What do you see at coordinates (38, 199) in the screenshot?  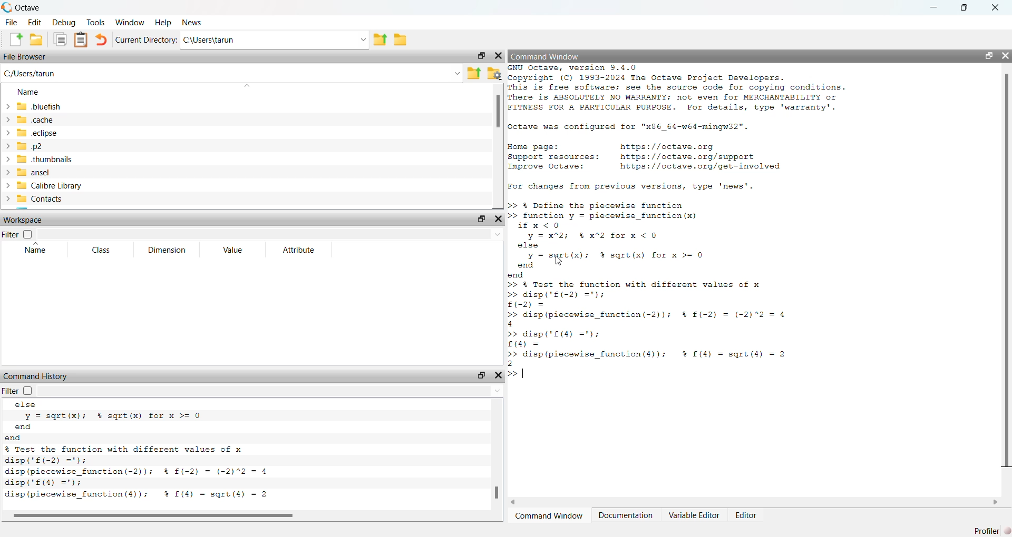 I see `Contacts` at bounding box center [38, 199].